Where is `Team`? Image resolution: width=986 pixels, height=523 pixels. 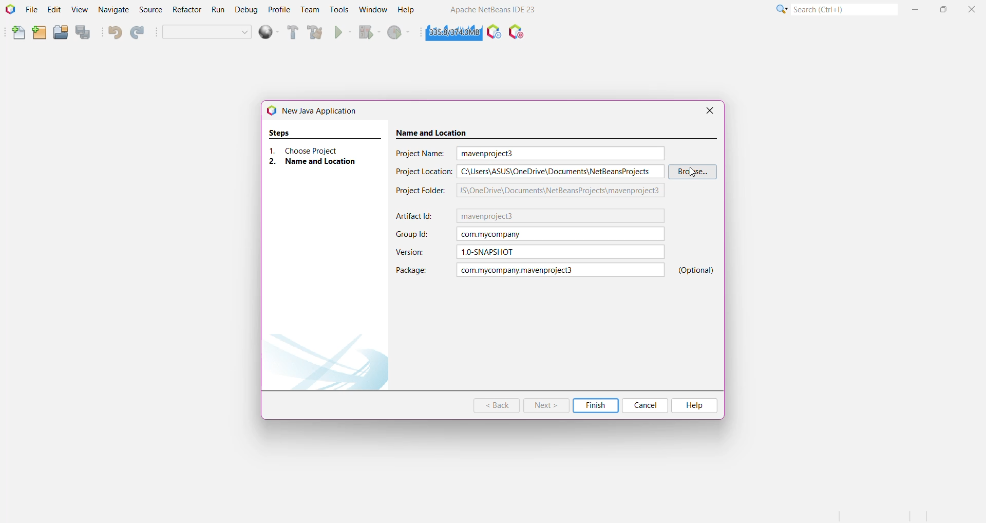
Team is located at coordinates (310, 10).